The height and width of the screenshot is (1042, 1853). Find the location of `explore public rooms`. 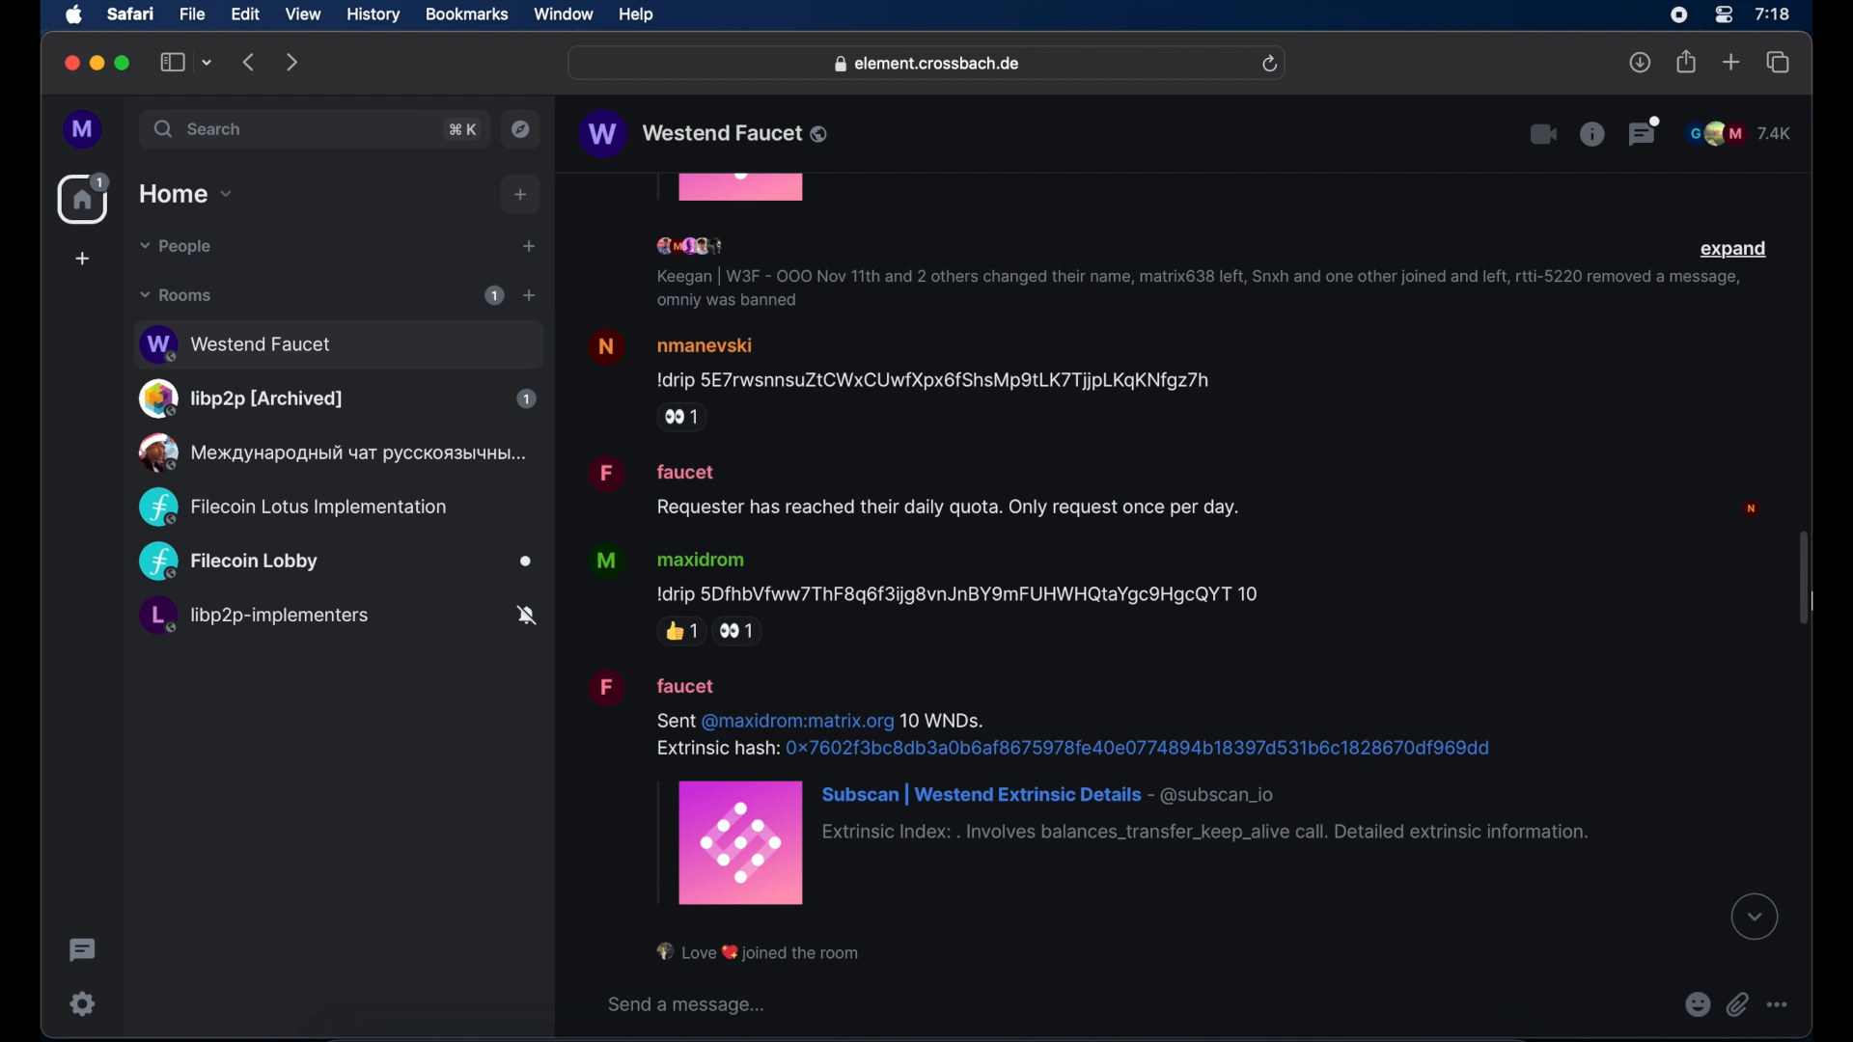

explore public rooms is located at coordinates (521, 129).